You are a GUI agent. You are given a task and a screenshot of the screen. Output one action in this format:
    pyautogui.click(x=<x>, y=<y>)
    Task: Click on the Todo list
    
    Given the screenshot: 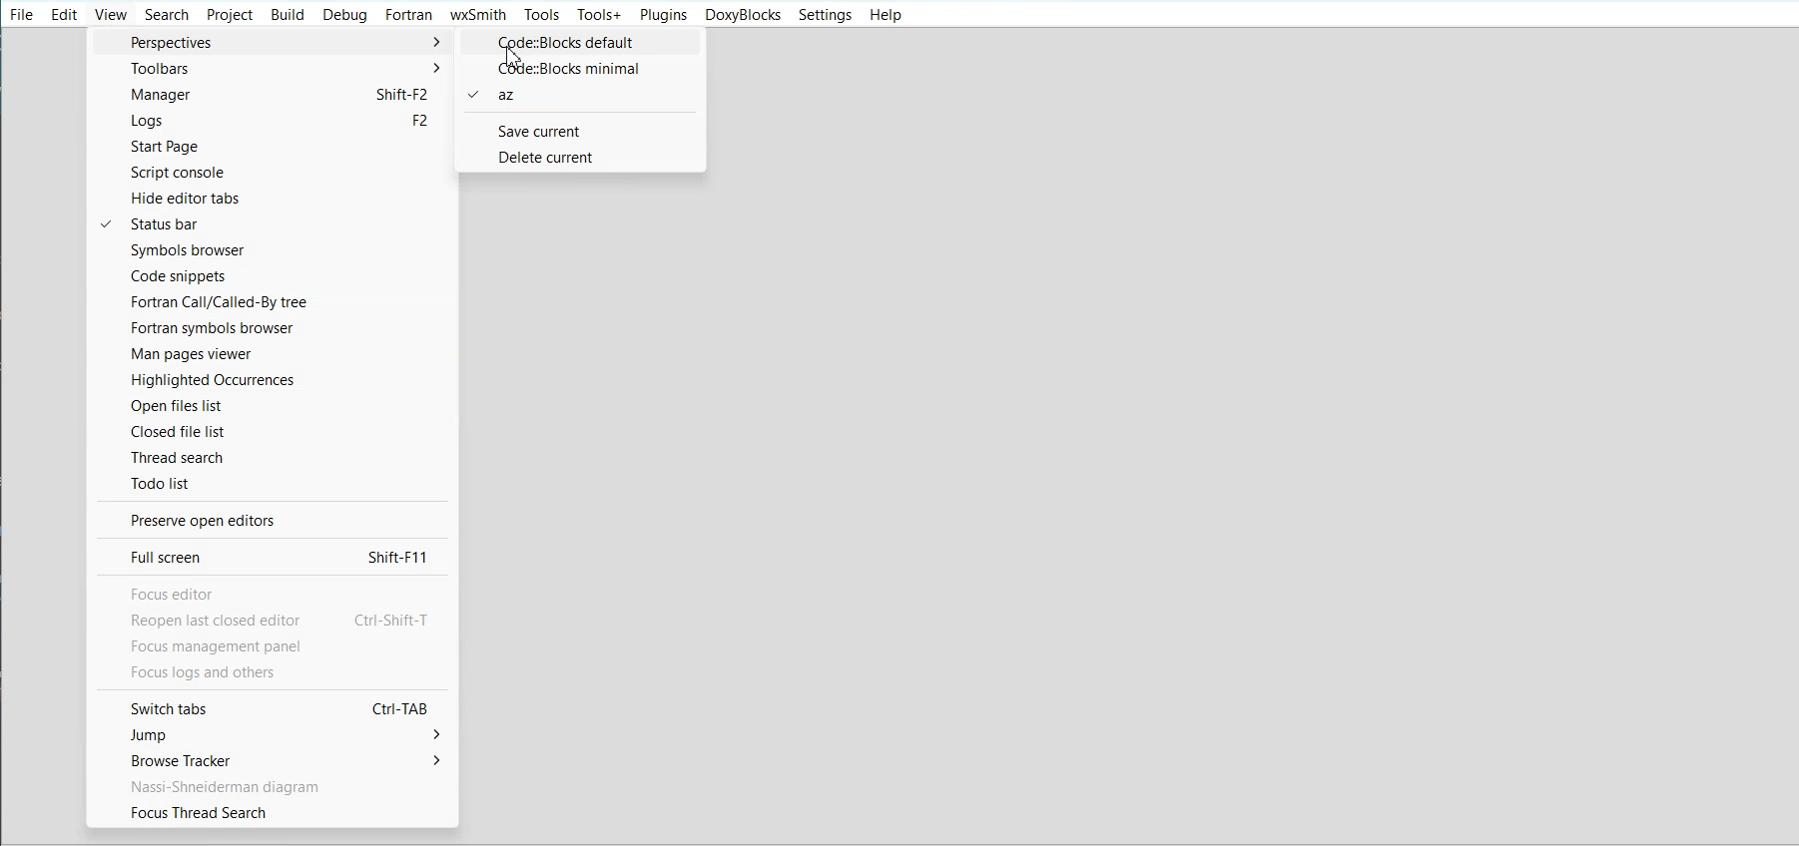 What is the action you would take?
    pyautogui.click(x=272, y=483)
    